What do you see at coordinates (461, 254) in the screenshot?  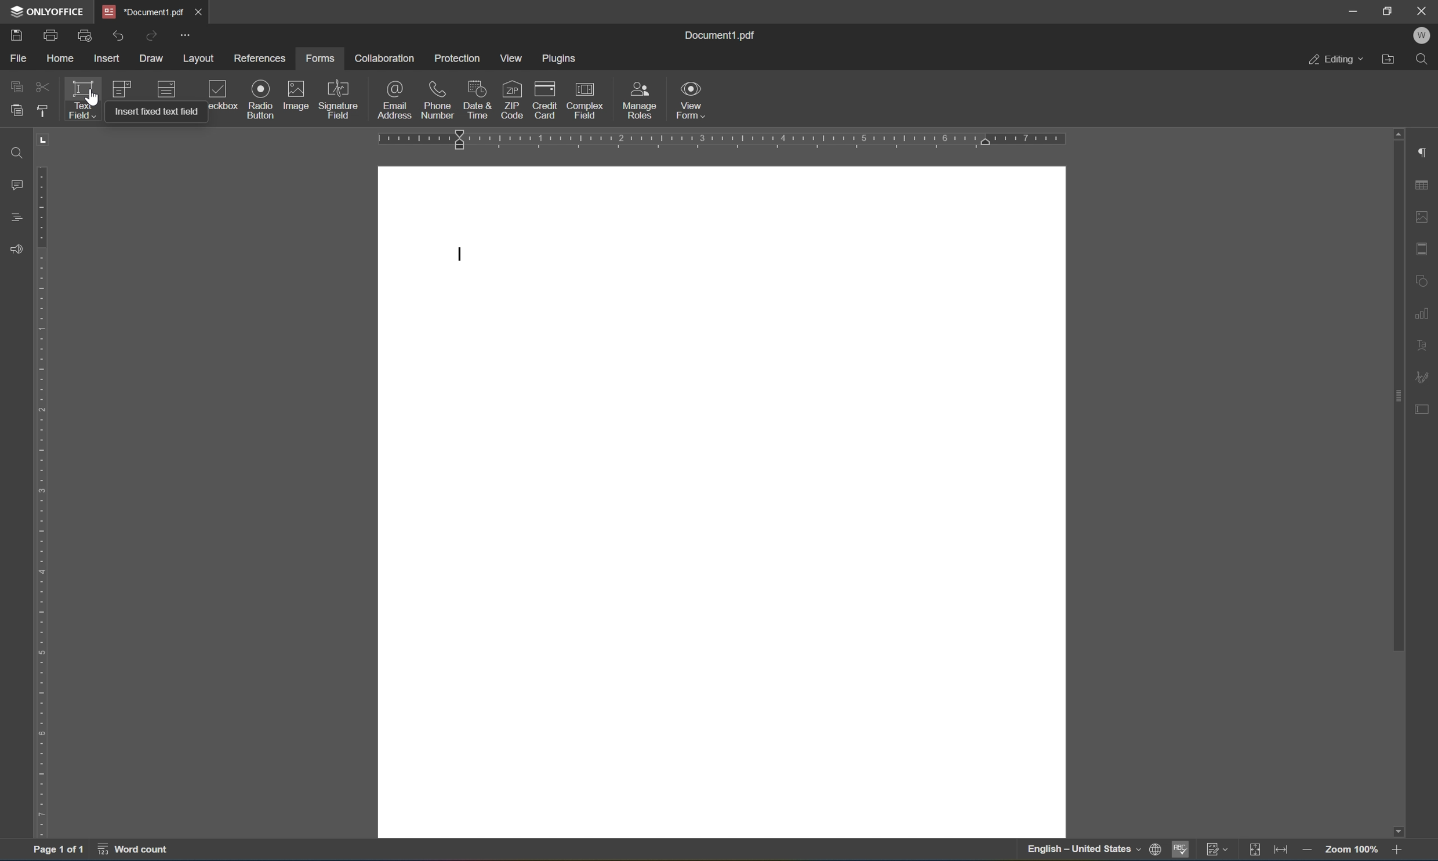 I see `typing cursor` at bounding box center [461, 254].